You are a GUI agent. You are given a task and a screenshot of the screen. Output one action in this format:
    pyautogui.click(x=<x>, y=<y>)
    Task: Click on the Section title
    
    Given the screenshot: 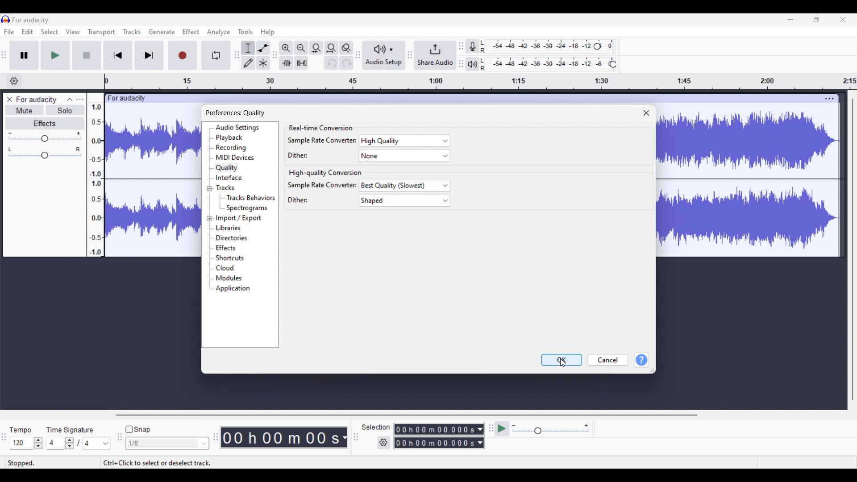 What is the action you would take?
    pyautogui.click(x=320, y=128)
    